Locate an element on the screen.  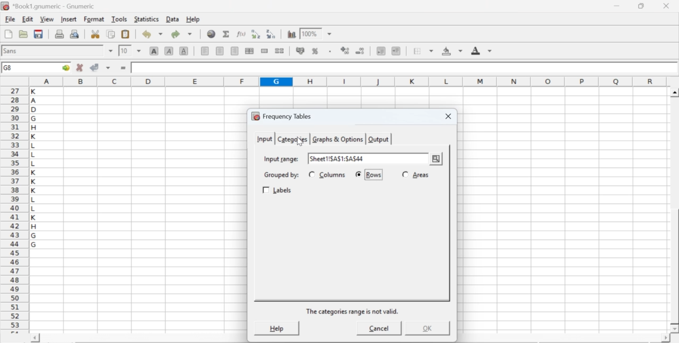
drop down is located at coordinates (139, 50).